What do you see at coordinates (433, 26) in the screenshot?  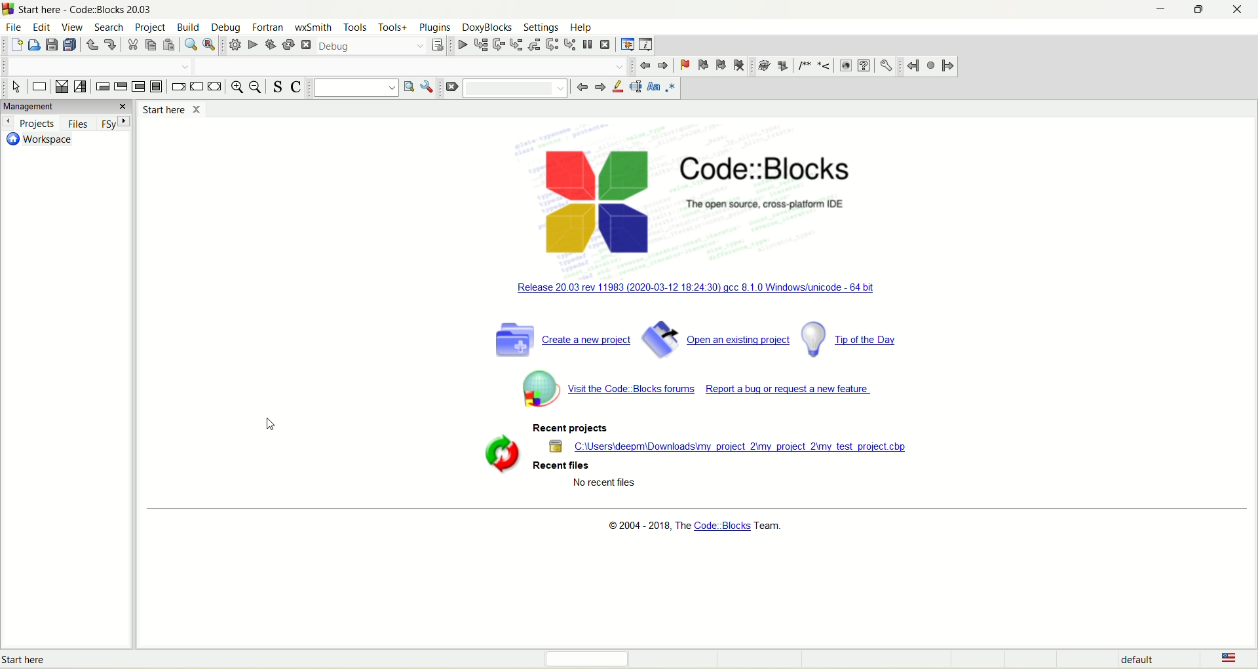 I see `plugins` at bounding box center [433, 26].